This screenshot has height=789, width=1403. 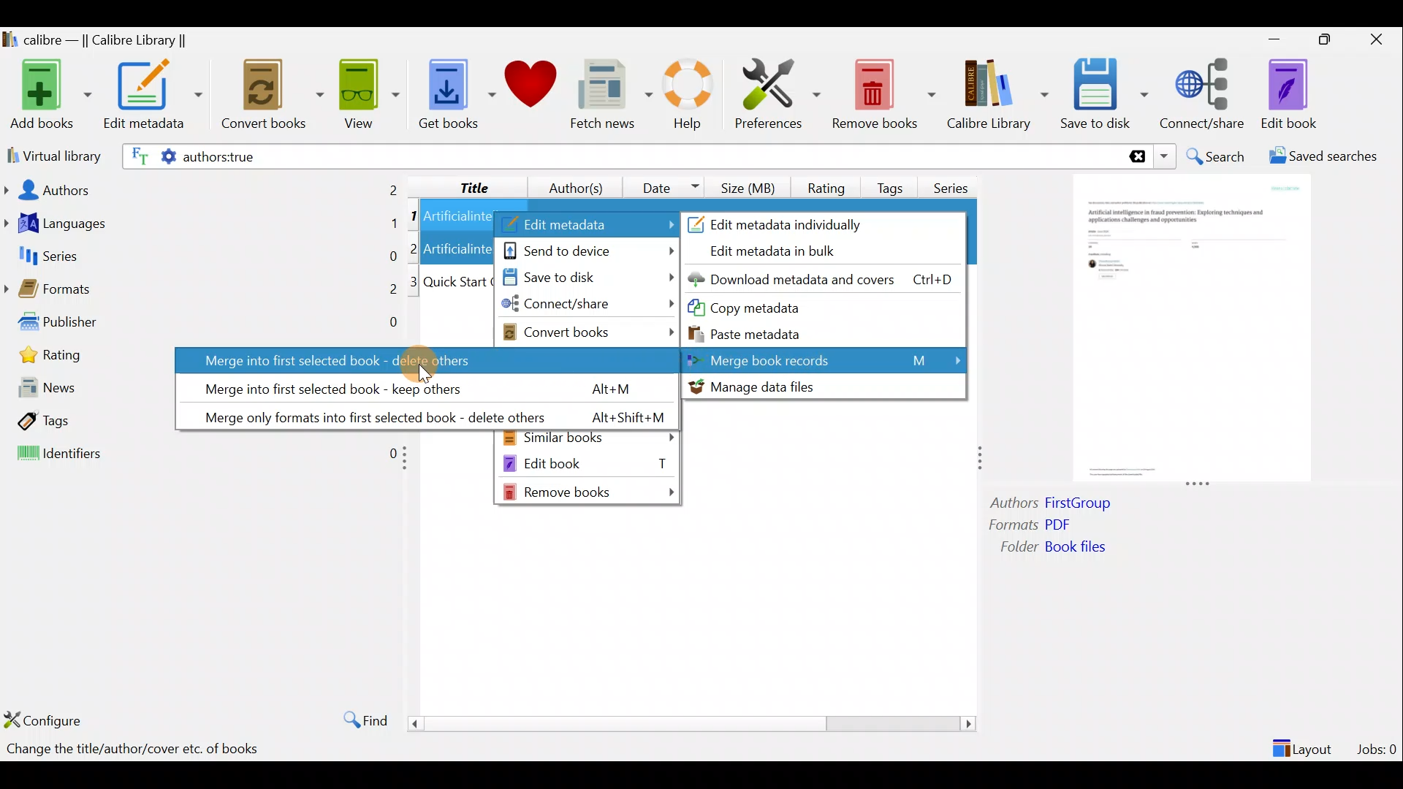 What do you see at coordinates (1089, 549) in the screenshot?
I see `Folder: Book files` at bounding box center [1089, 549].